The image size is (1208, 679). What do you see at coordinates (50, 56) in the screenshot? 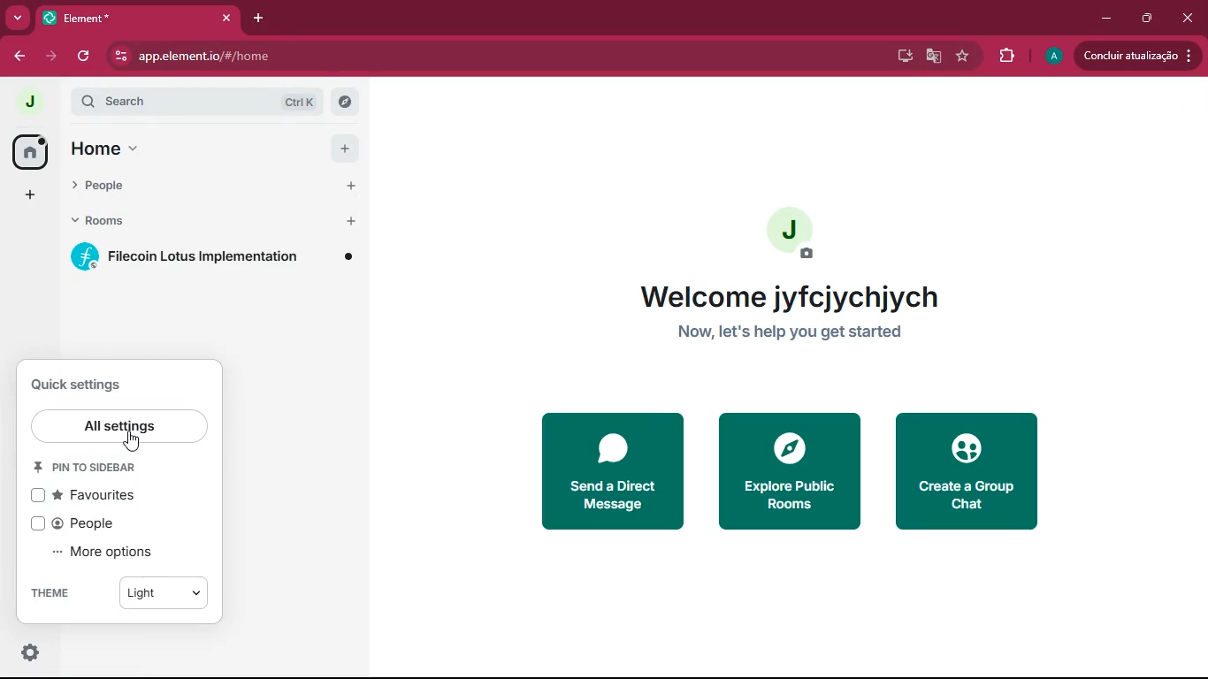
I see `forward` at bounding box center [50, 56].